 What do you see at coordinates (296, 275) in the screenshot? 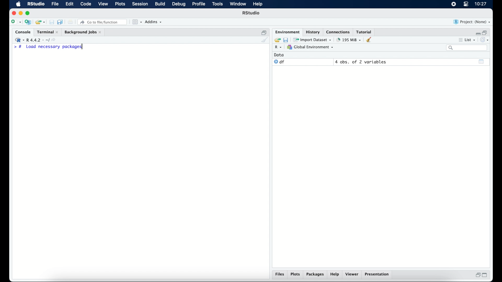
I see `plots` at bounding box center [296, 275].